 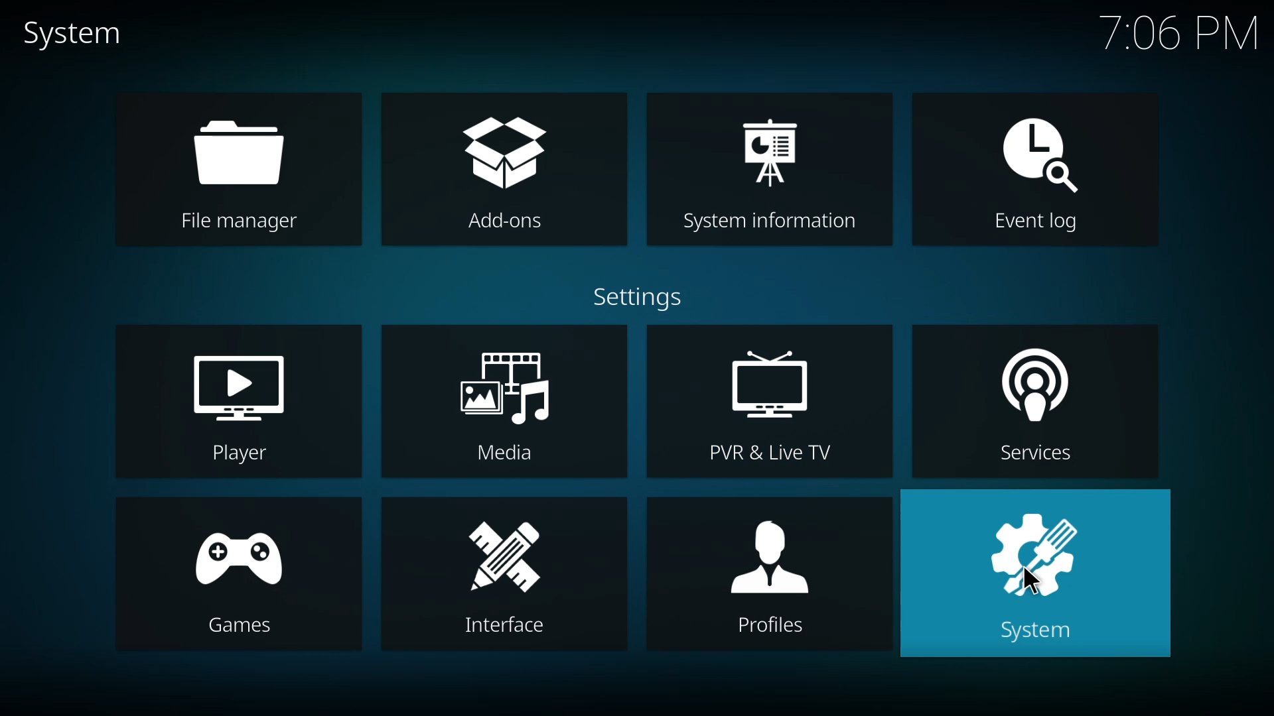 I want to click on time, so click(x=1179, y=32).